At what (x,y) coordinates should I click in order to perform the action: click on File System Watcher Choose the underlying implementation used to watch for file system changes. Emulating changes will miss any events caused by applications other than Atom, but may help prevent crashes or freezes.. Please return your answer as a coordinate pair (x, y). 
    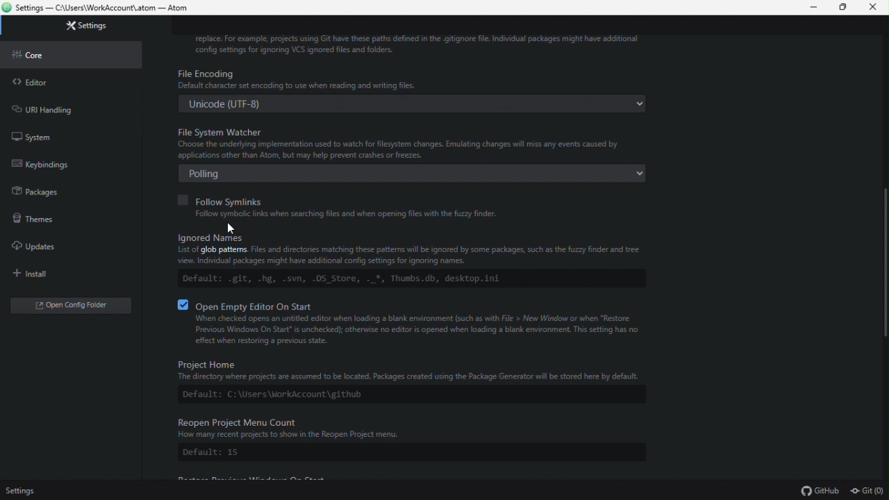
    Looking at the image, I should click on (410, 143).